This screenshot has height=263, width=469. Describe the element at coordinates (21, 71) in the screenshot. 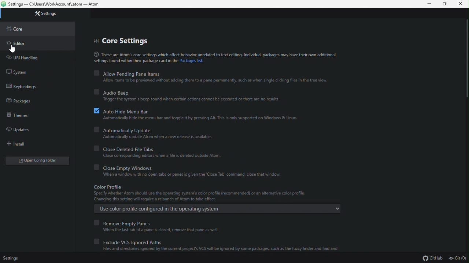

I see `system` at that location.